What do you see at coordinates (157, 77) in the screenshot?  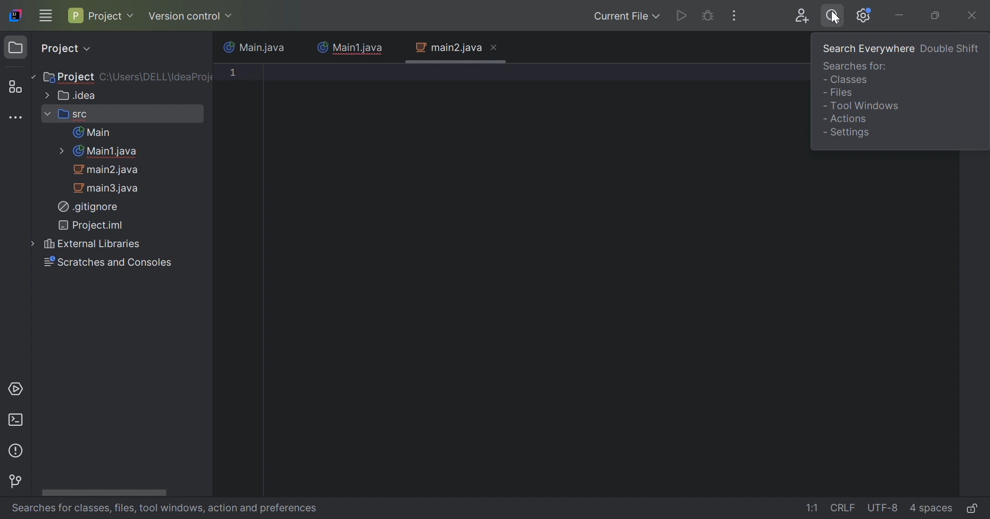 I see `C\:Users\DELL\IdeaProject` at bounding box center [157, 77].